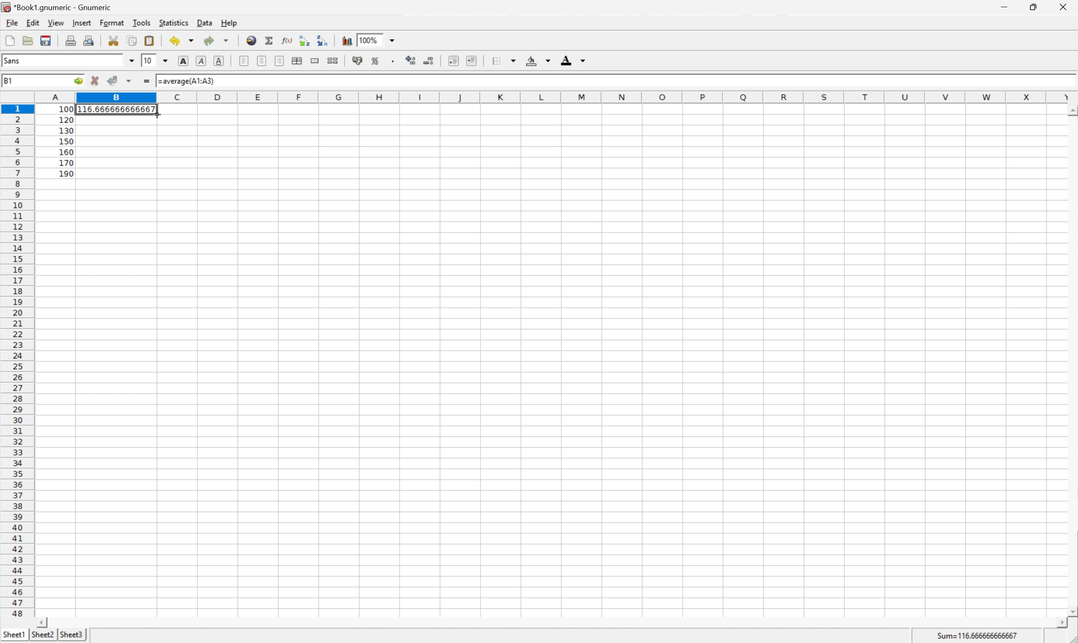 This screenshot has width=1078, height=643. What do you see at coordinates (214, 41) in the screenshot?
I see `Redo` at bounding box center [214, 41].